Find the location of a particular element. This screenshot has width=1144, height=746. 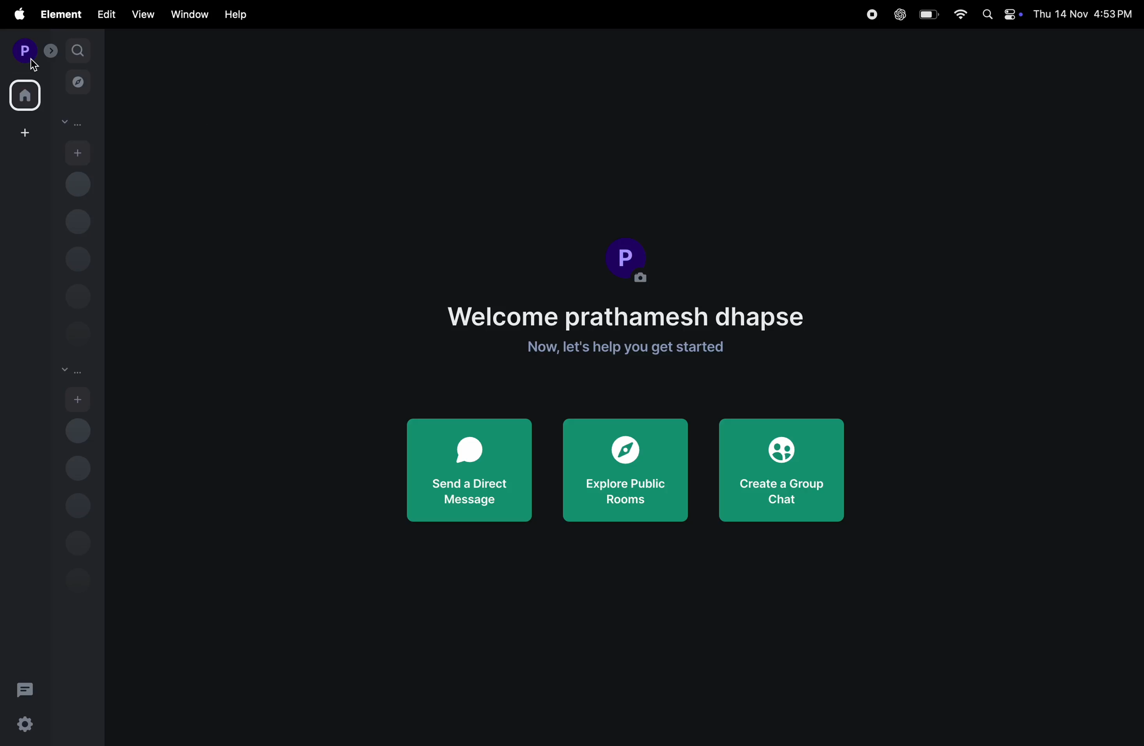

element is located at coordinates (60, 14).